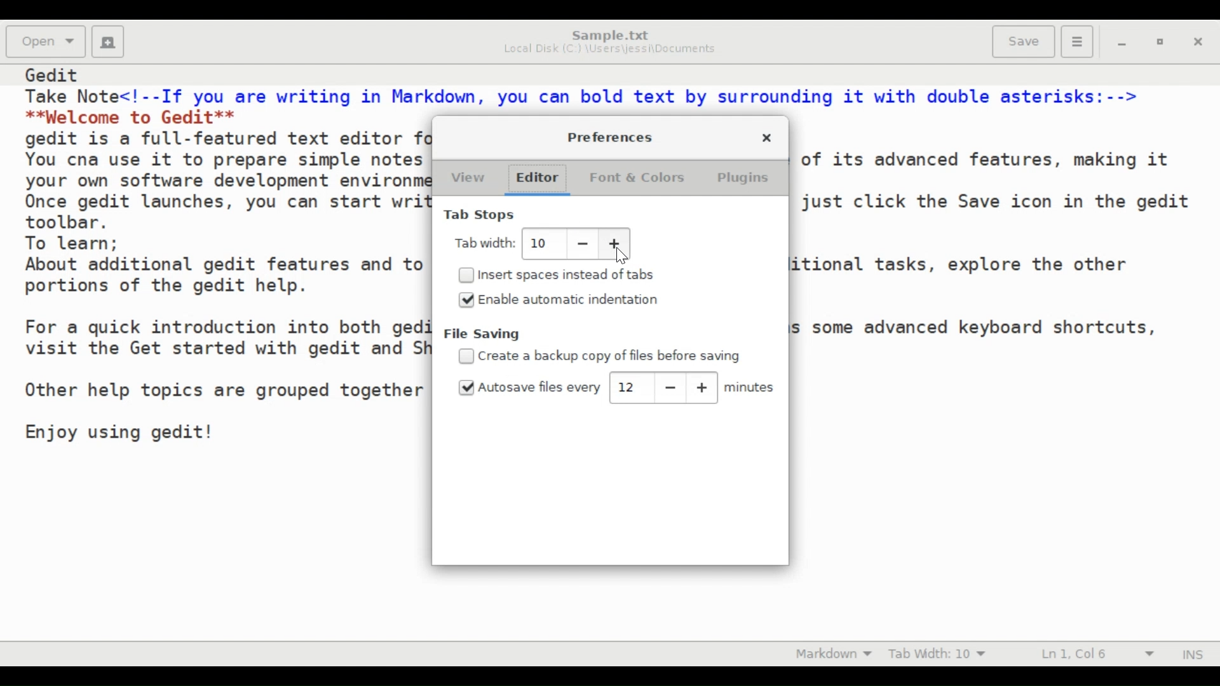 This screenshot has height=686, width=1220. What do you see at coordinates (557, 300) in the screenshot?
I see `(un)select Enable automatic indentation` at bounding box center [557, 300].